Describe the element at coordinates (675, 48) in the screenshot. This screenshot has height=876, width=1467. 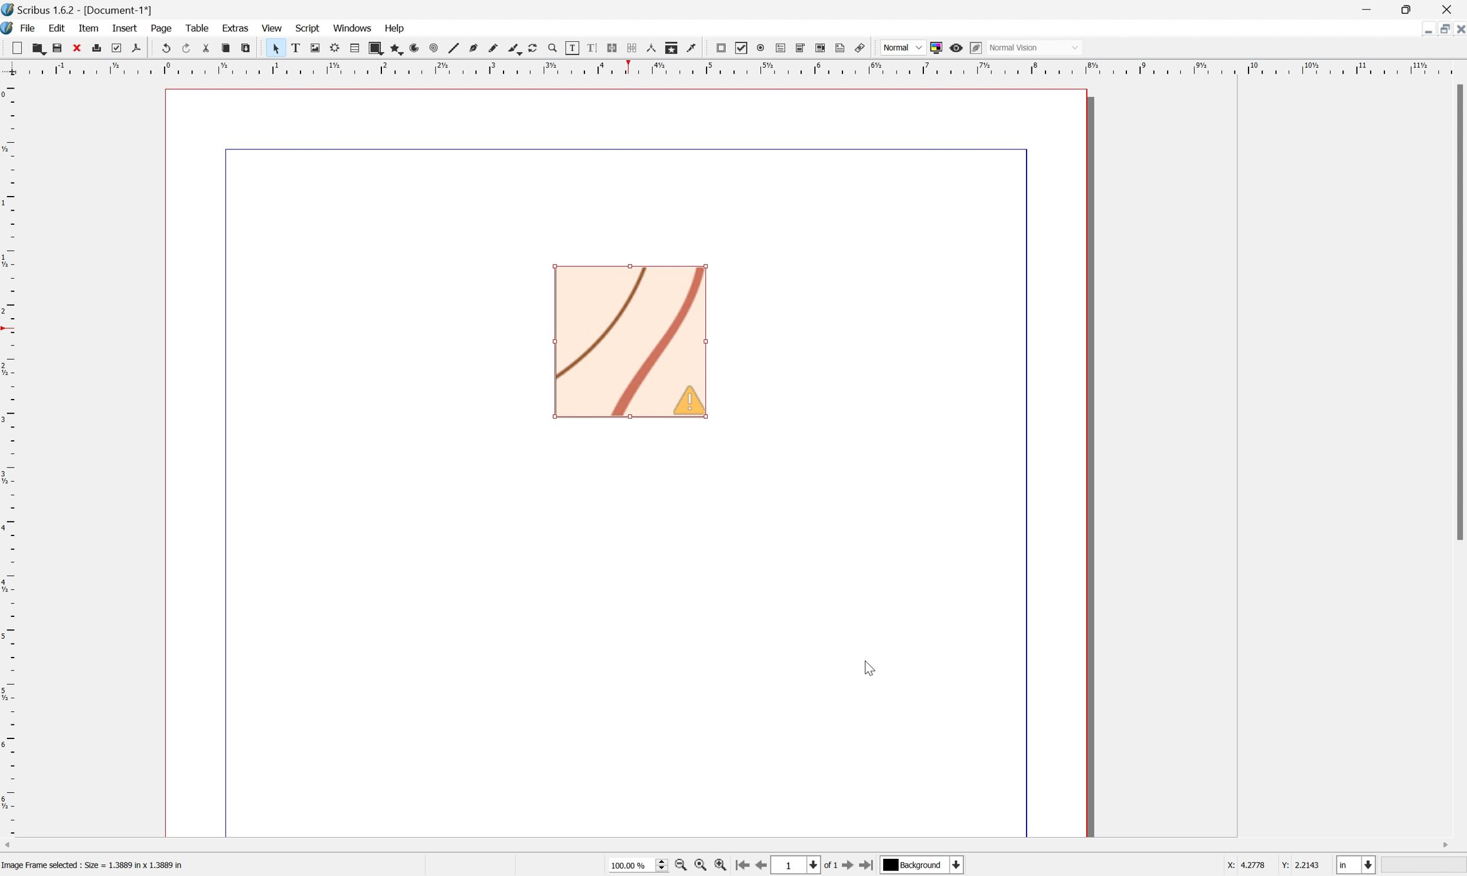
I see `Copy item properties` at that location.